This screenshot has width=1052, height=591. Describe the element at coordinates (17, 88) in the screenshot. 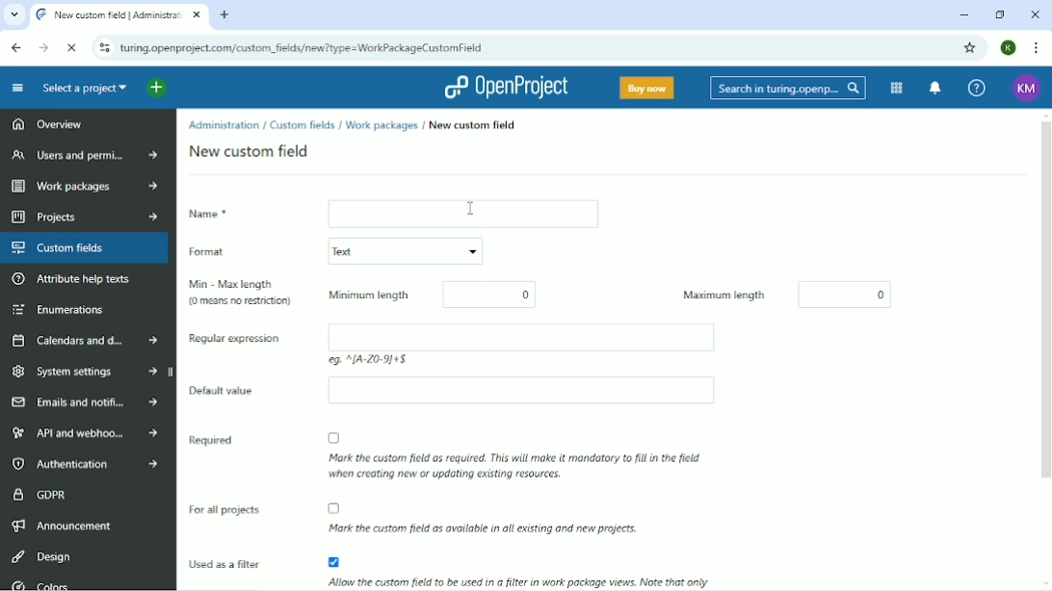

I see `Collapse project menu` at that location.